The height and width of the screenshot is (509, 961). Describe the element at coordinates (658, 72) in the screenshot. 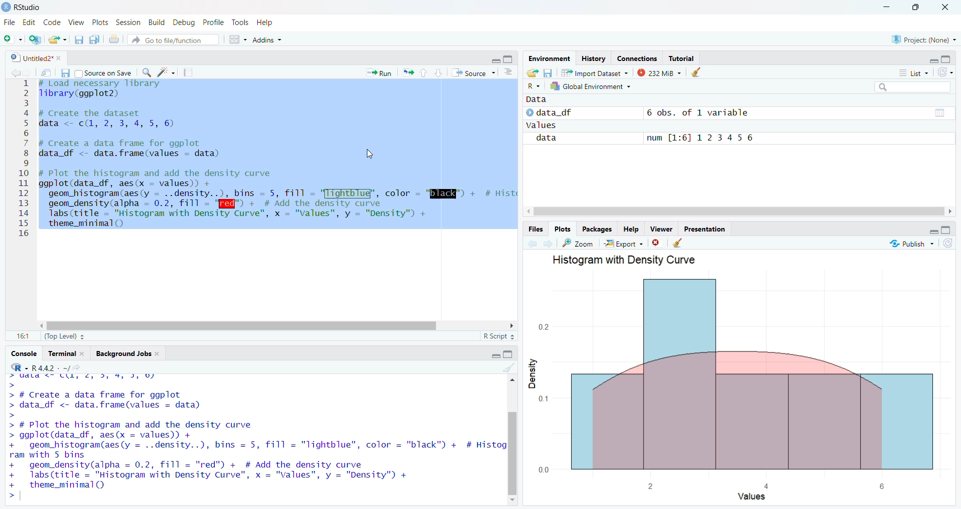

I see `157 MiB` at that location.